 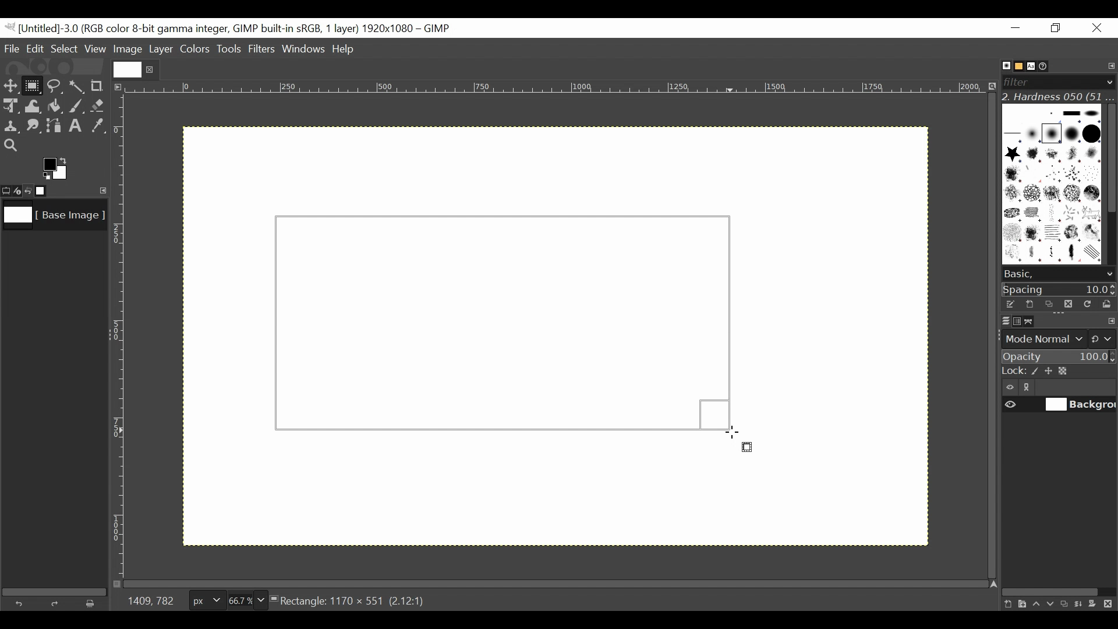 What do you see at coordinates (1014, 320) in the screenshot?
I see `Channels` at bounding box center [1014, 320].